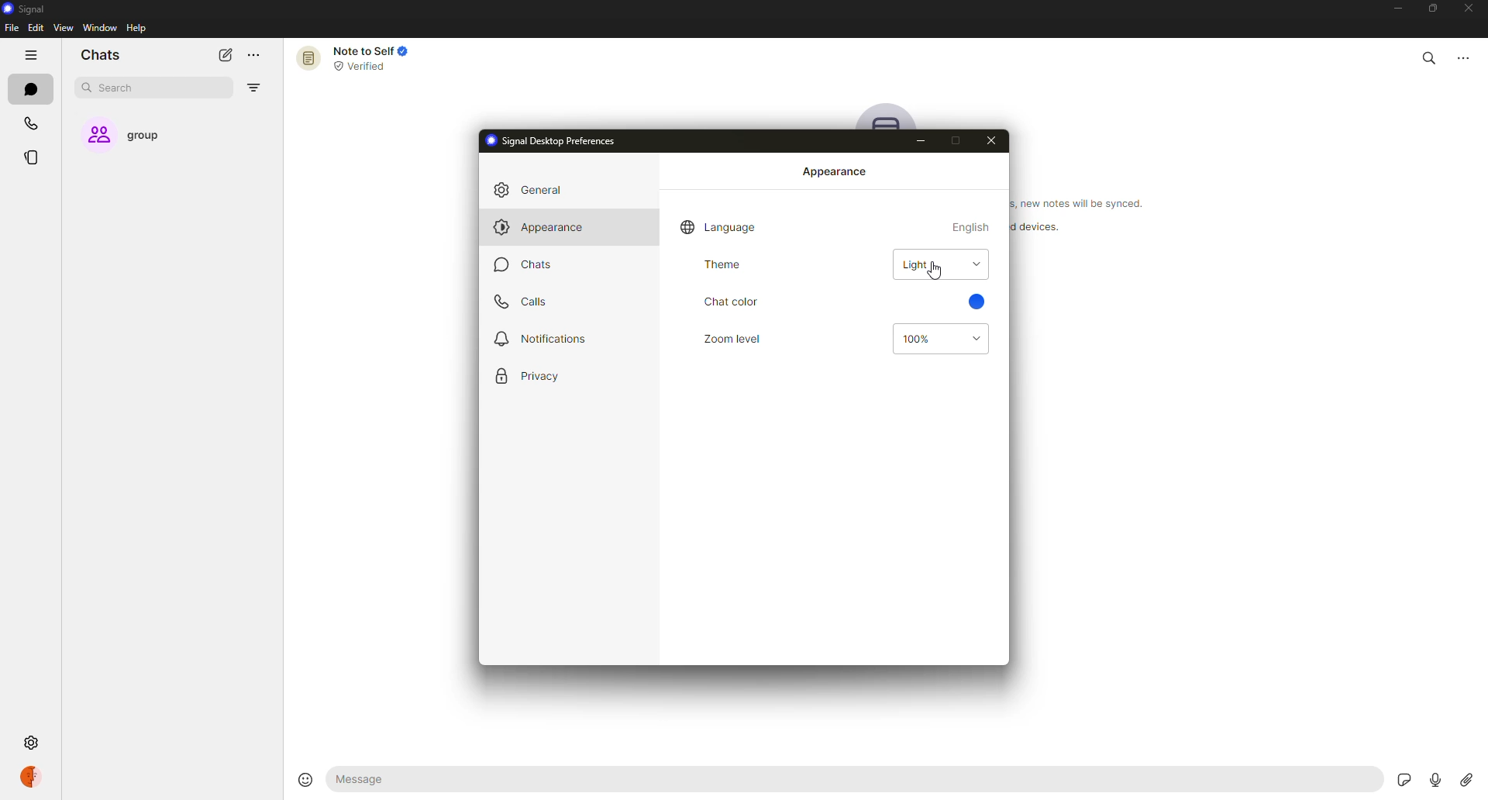 This screenshot has width=1488, height=800. I want to click on help, so click(138, 27).